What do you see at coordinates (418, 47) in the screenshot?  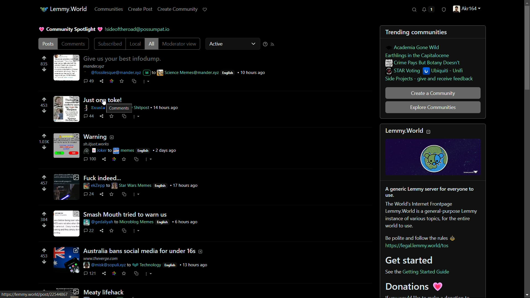 I see `Academia Gone Wild` at bounding box center [418, 47].